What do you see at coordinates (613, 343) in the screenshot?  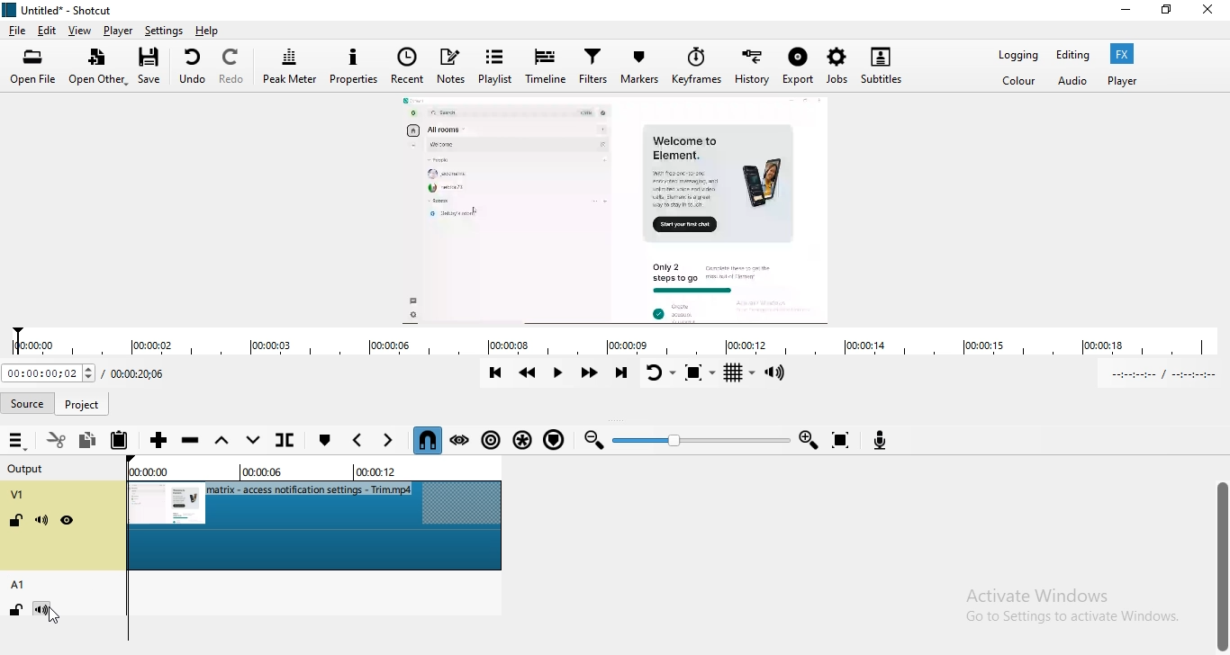 I see `timeline` at bounding box center [613, 343].